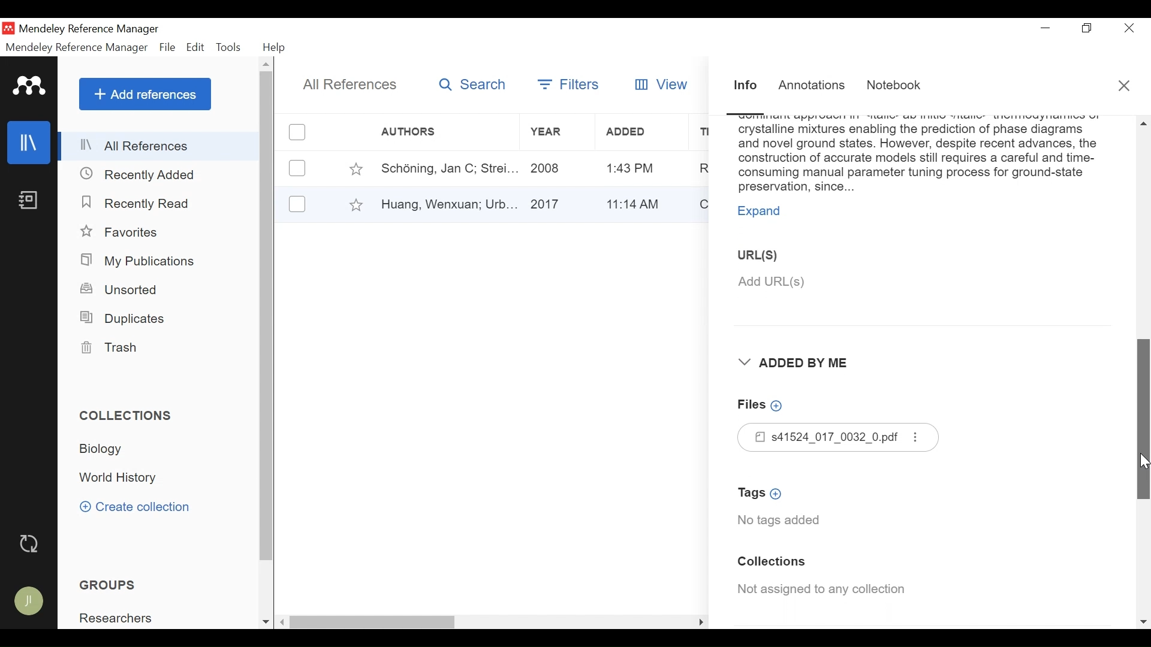 This screenshot has height=647, width=1151. Describe the element at coordinates (836, 522) in the screenshot. I see `No tags added` at that location.